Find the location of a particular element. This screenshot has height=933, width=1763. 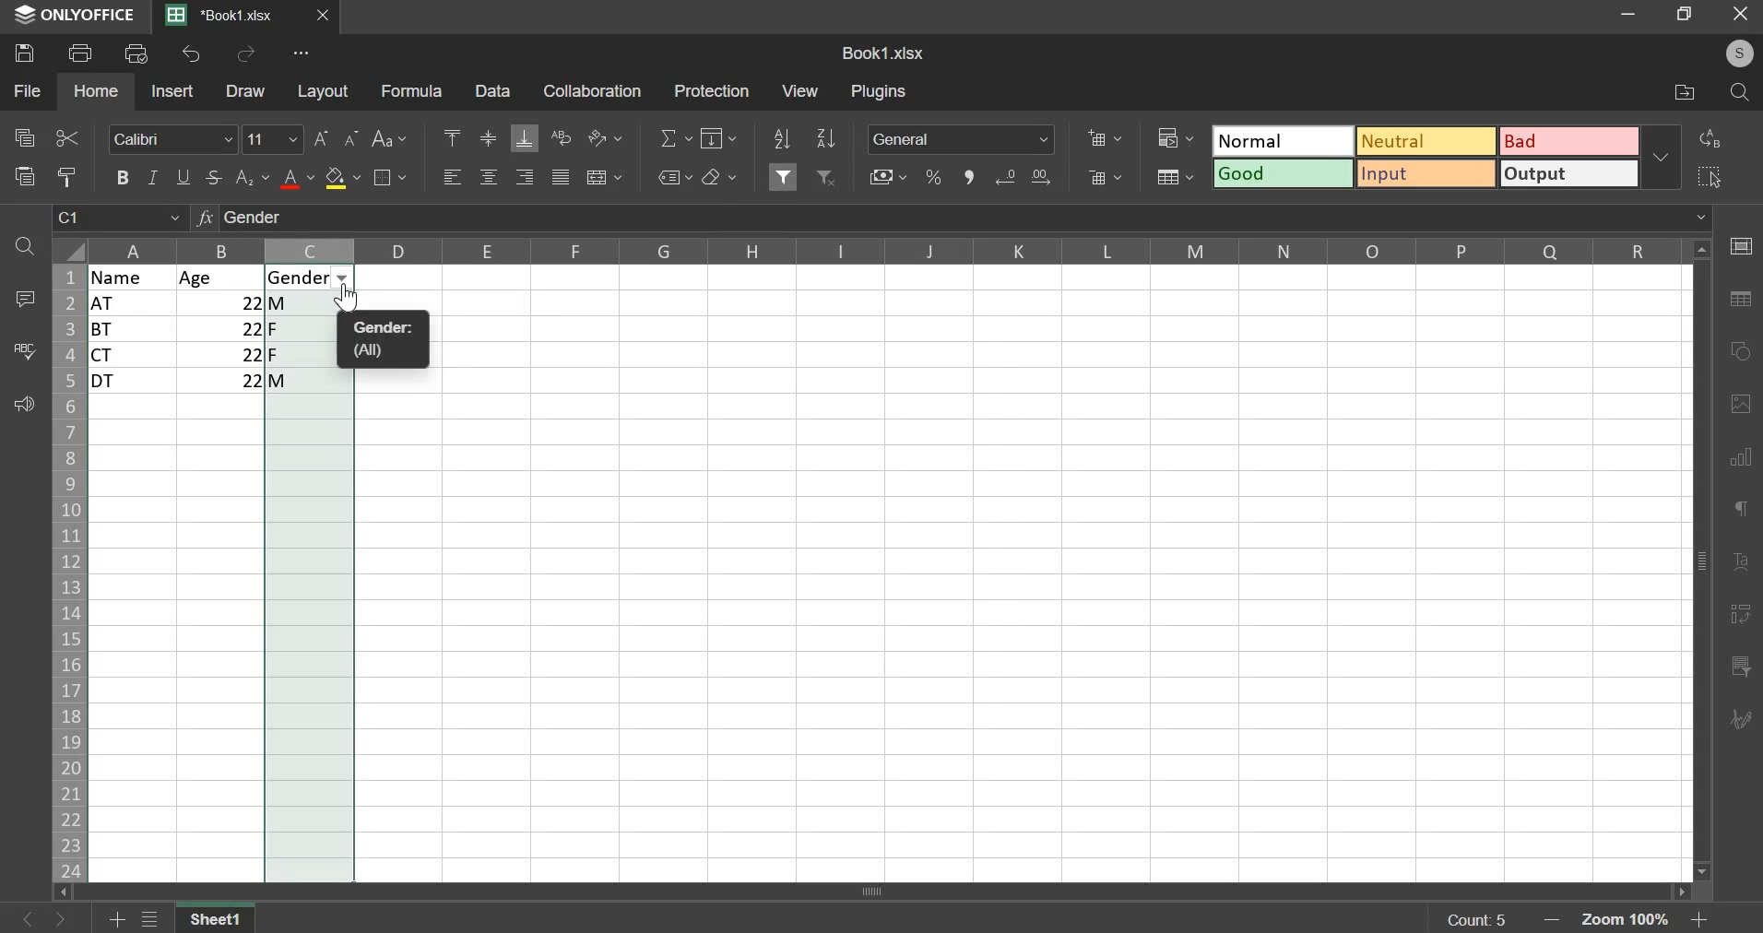

conditional formatting is located at coordinates (1173, 136).